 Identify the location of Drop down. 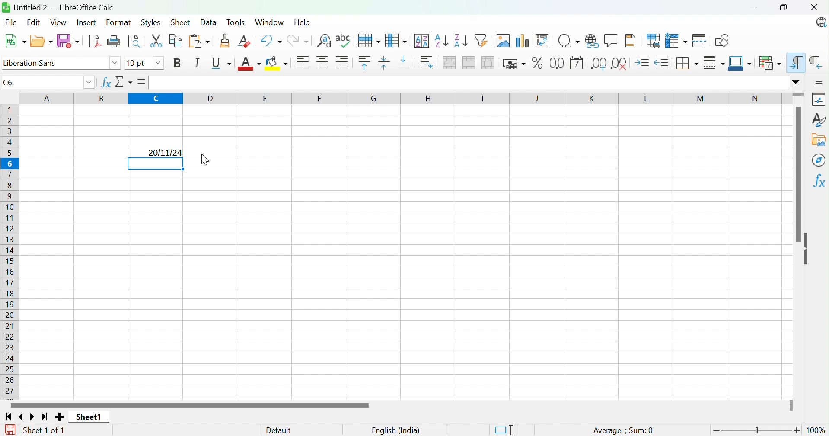
(158, 63).